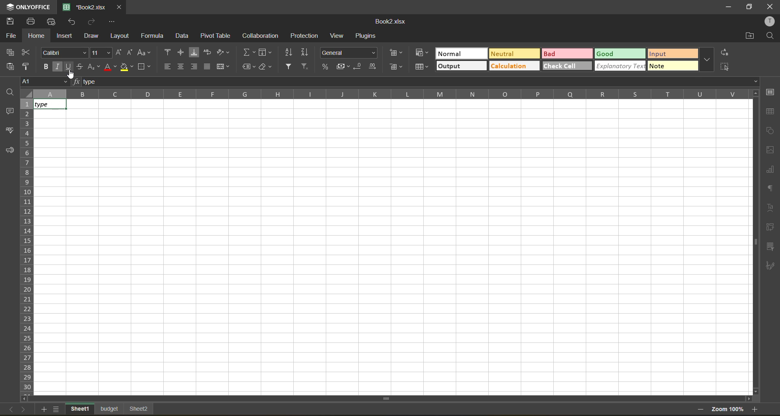  Describe the element at coordinates (11, 91) in the screenshot. I see `find` at that location.